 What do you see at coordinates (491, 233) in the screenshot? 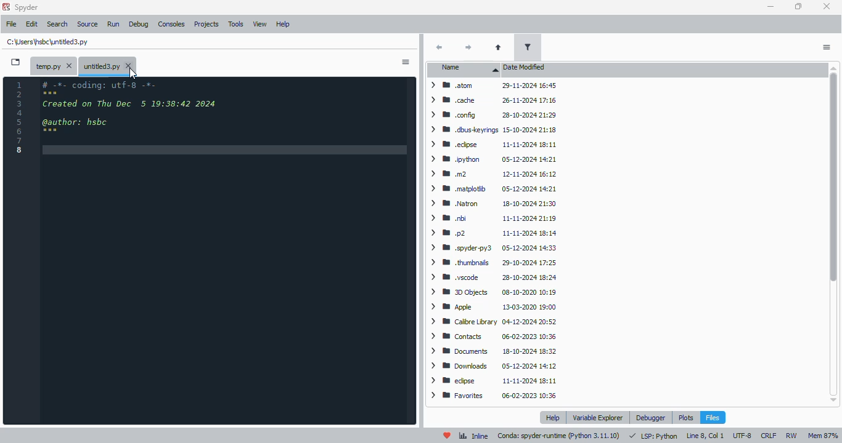
I see `> mp2 11-11-2024 18:14` at bounding box center [491, 233].